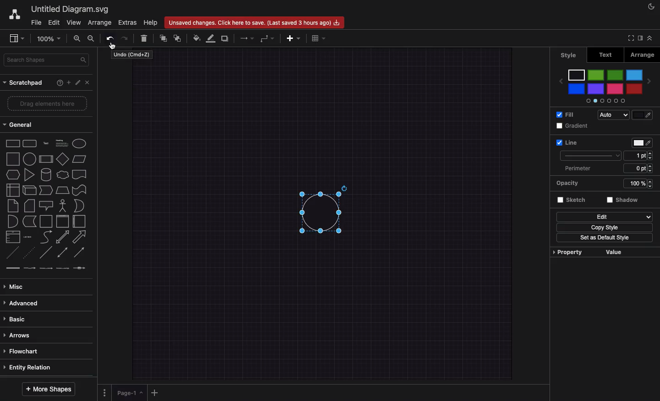  What do you see at coordinates (105, 392) in the screenshot?
I see `Options ` at bounding box center [105, 392].